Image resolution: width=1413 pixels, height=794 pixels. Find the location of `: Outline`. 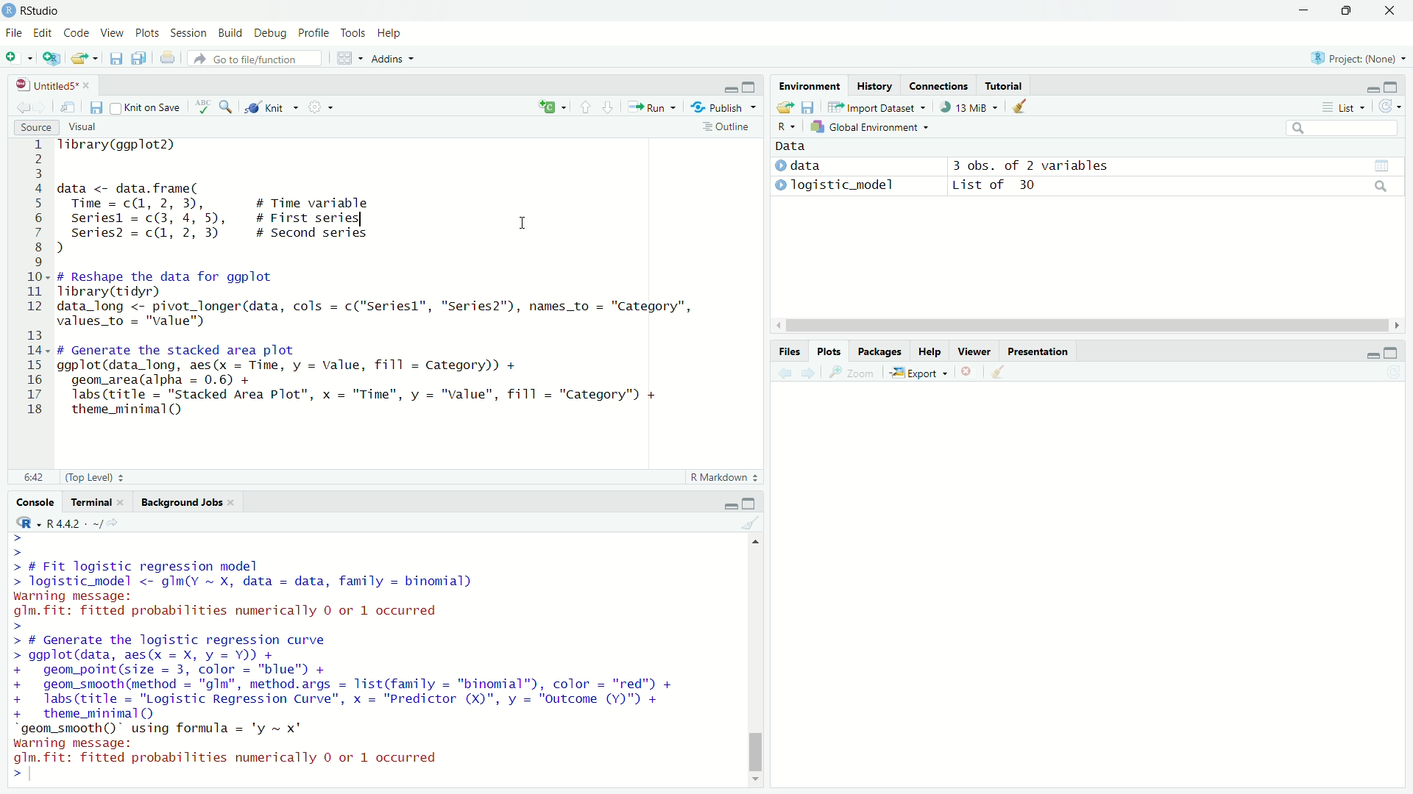

: Outline is located at coordinates (732, 128).